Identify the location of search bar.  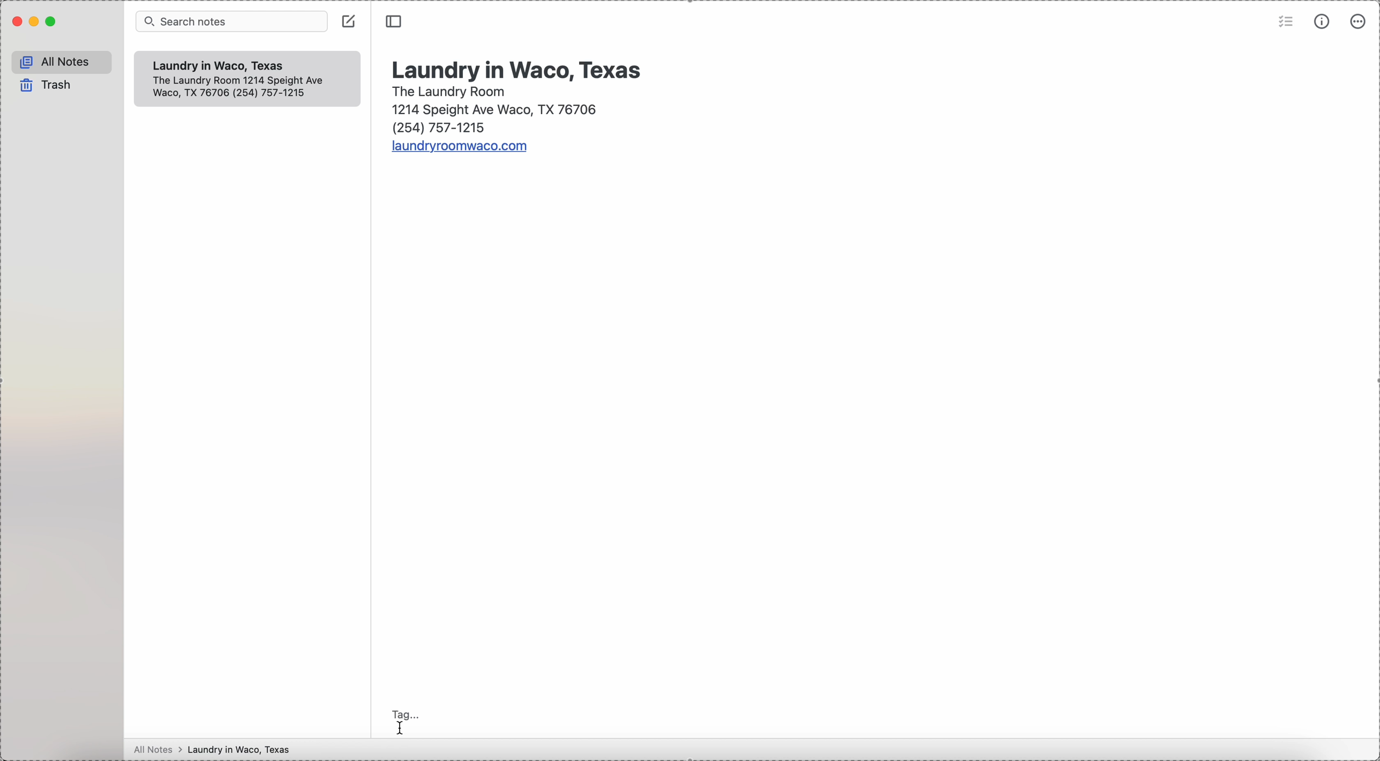
(230, 21).